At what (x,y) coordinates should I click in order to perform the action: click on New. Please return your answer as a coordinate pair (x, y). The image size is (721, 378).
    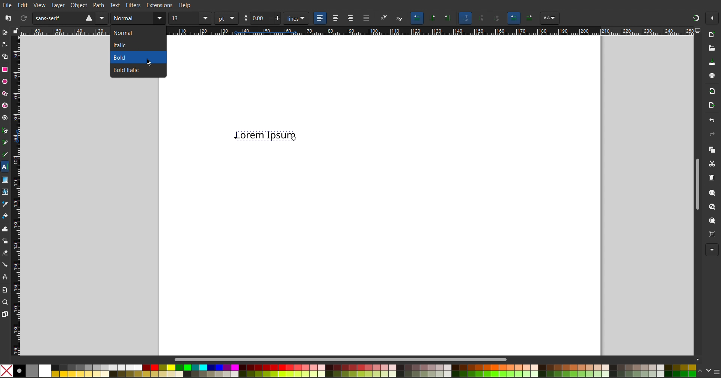
    Looking at the image, I should click on (711, 35).